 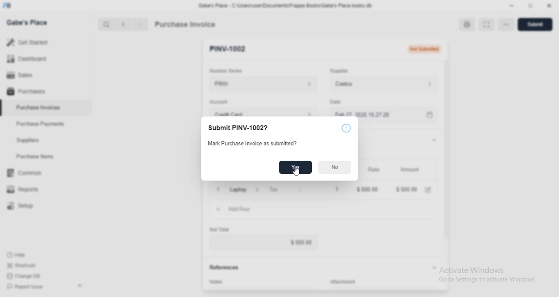 I want to click on Close, so click(x=218, y=189).